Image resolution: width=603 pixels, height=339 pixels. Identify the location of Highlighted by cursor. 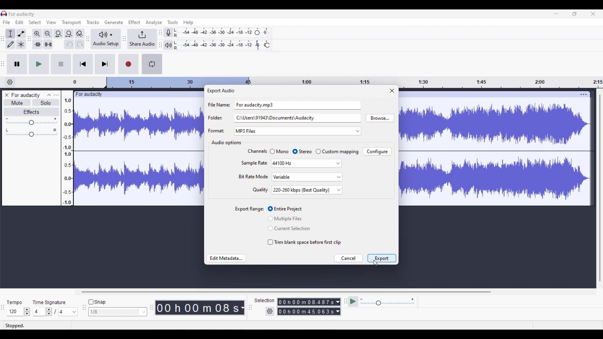
(382, 258).